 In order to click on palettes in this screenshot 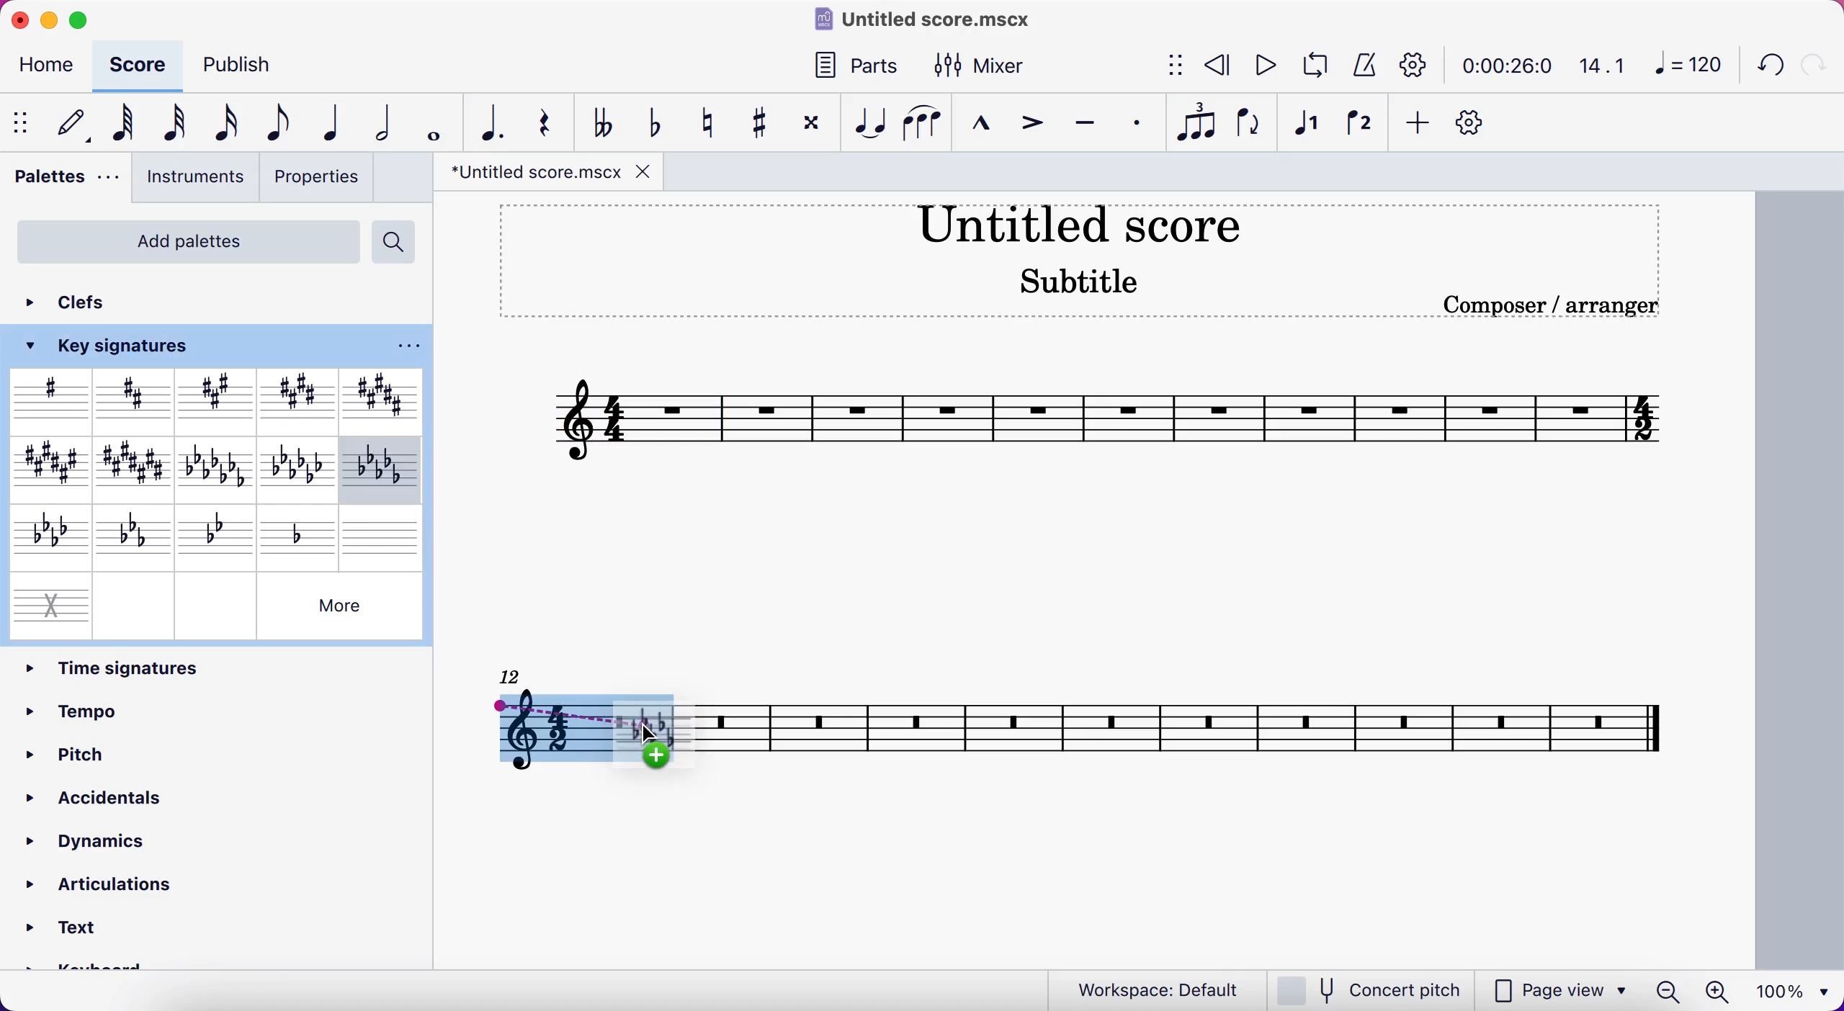, I will do `click(65, 185)`.